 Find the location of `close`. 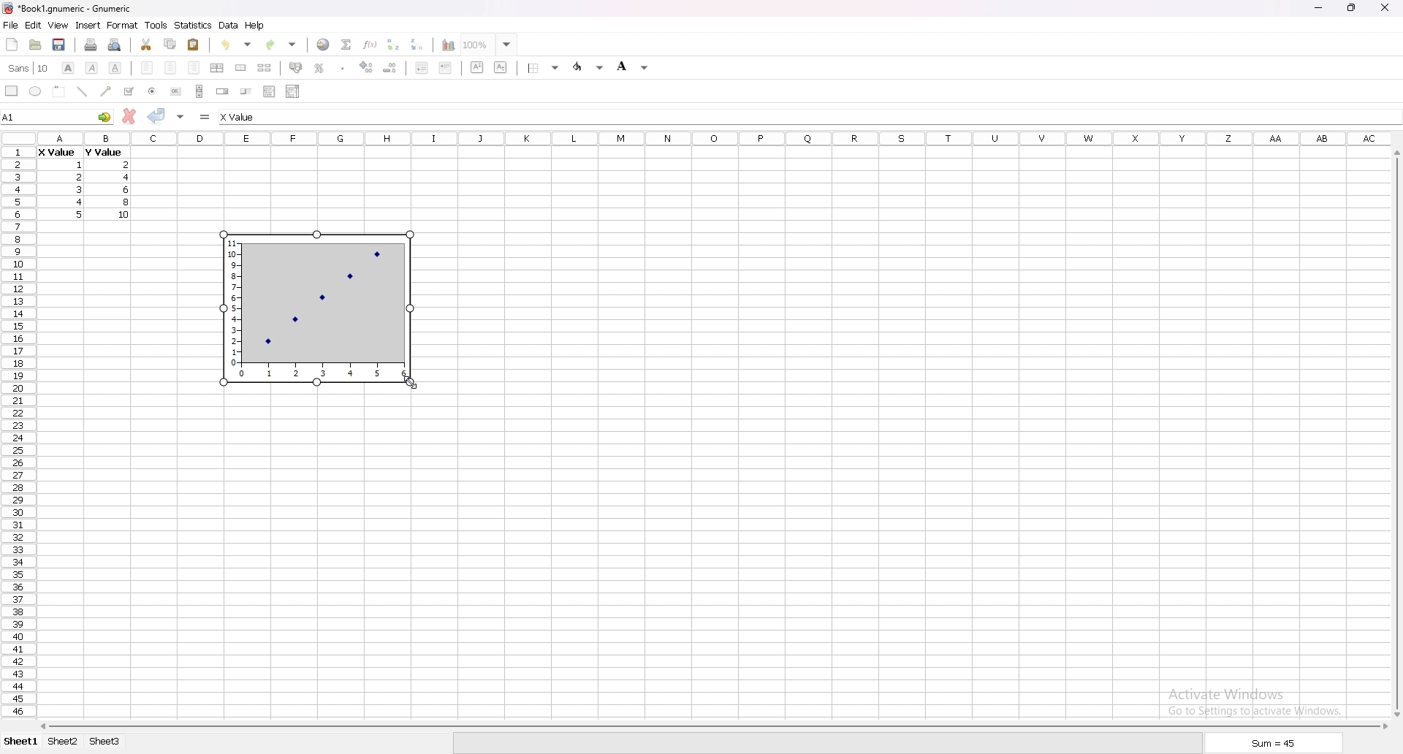

close is located at coordinates (1385, 7).